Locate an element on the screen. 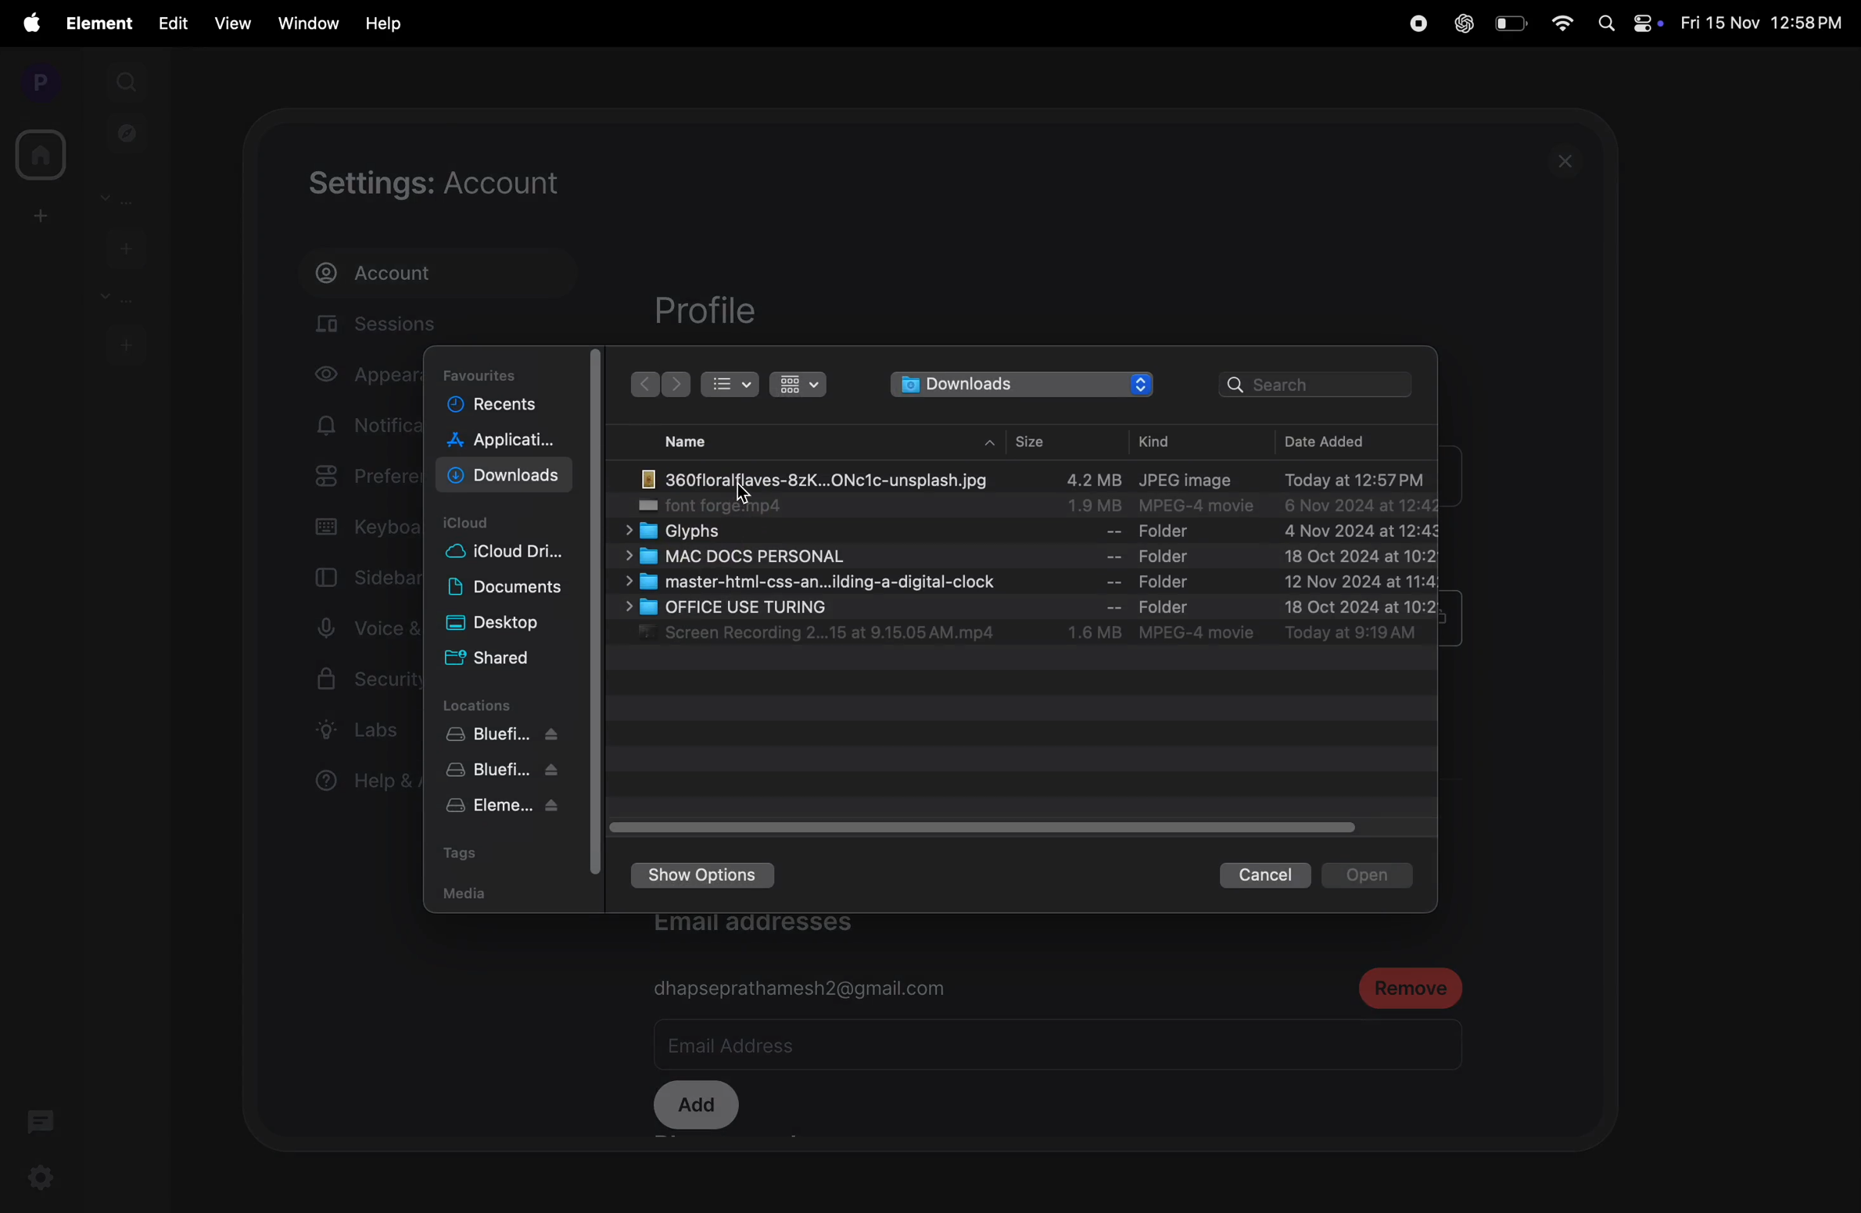 The width and height of the screenshot is (1861, 1213). applications is located at coordinates (505, 442).